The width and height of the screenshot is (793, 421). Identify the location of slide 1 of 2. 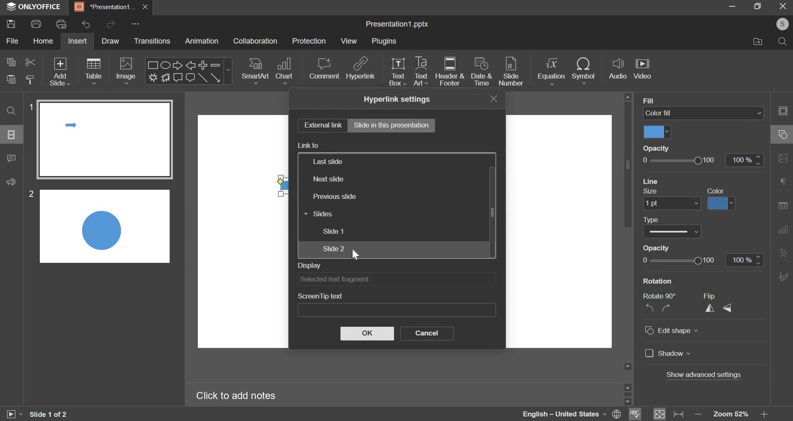
(51, 413).